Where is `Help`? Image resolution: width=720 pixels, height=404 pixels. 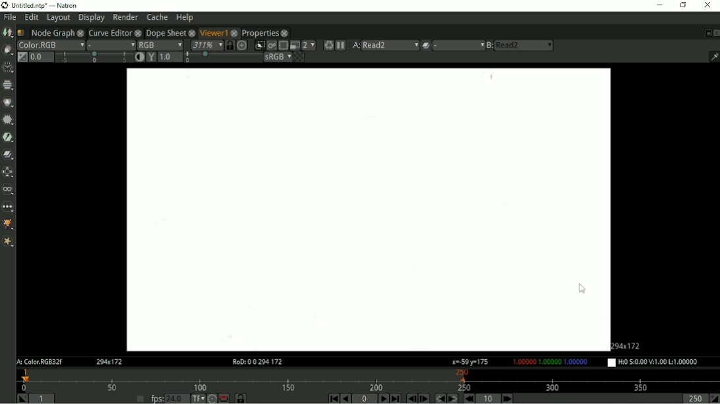
Help is located at coordinates (185, 17).